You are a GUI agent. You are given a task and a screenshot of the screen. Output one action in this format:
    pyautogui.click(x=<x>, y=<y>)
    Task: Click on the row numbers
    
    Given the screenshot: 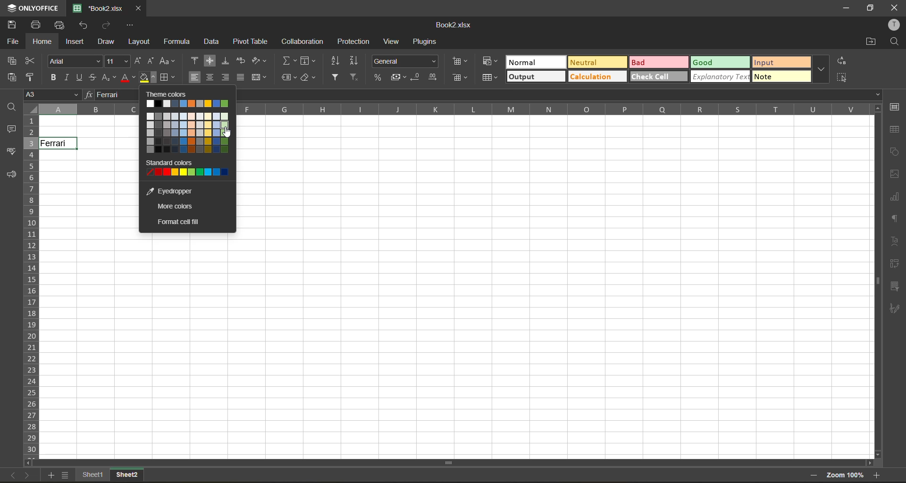 What is the action you would take?
    pyautogui.click(x=33, y=291)
    